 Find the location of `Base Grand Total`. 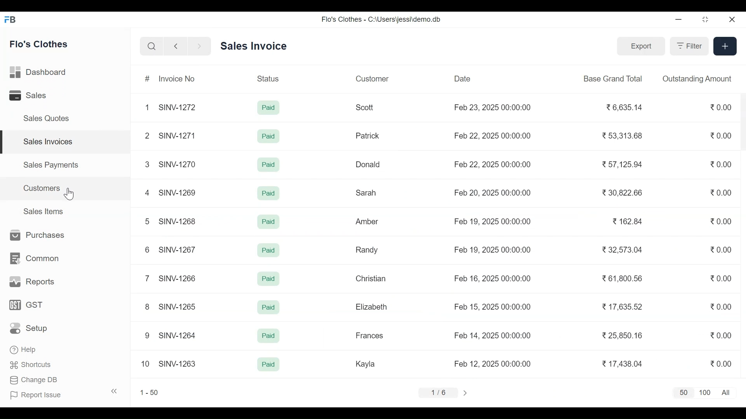

Base Grand Total is located at coordinates (612, 78).